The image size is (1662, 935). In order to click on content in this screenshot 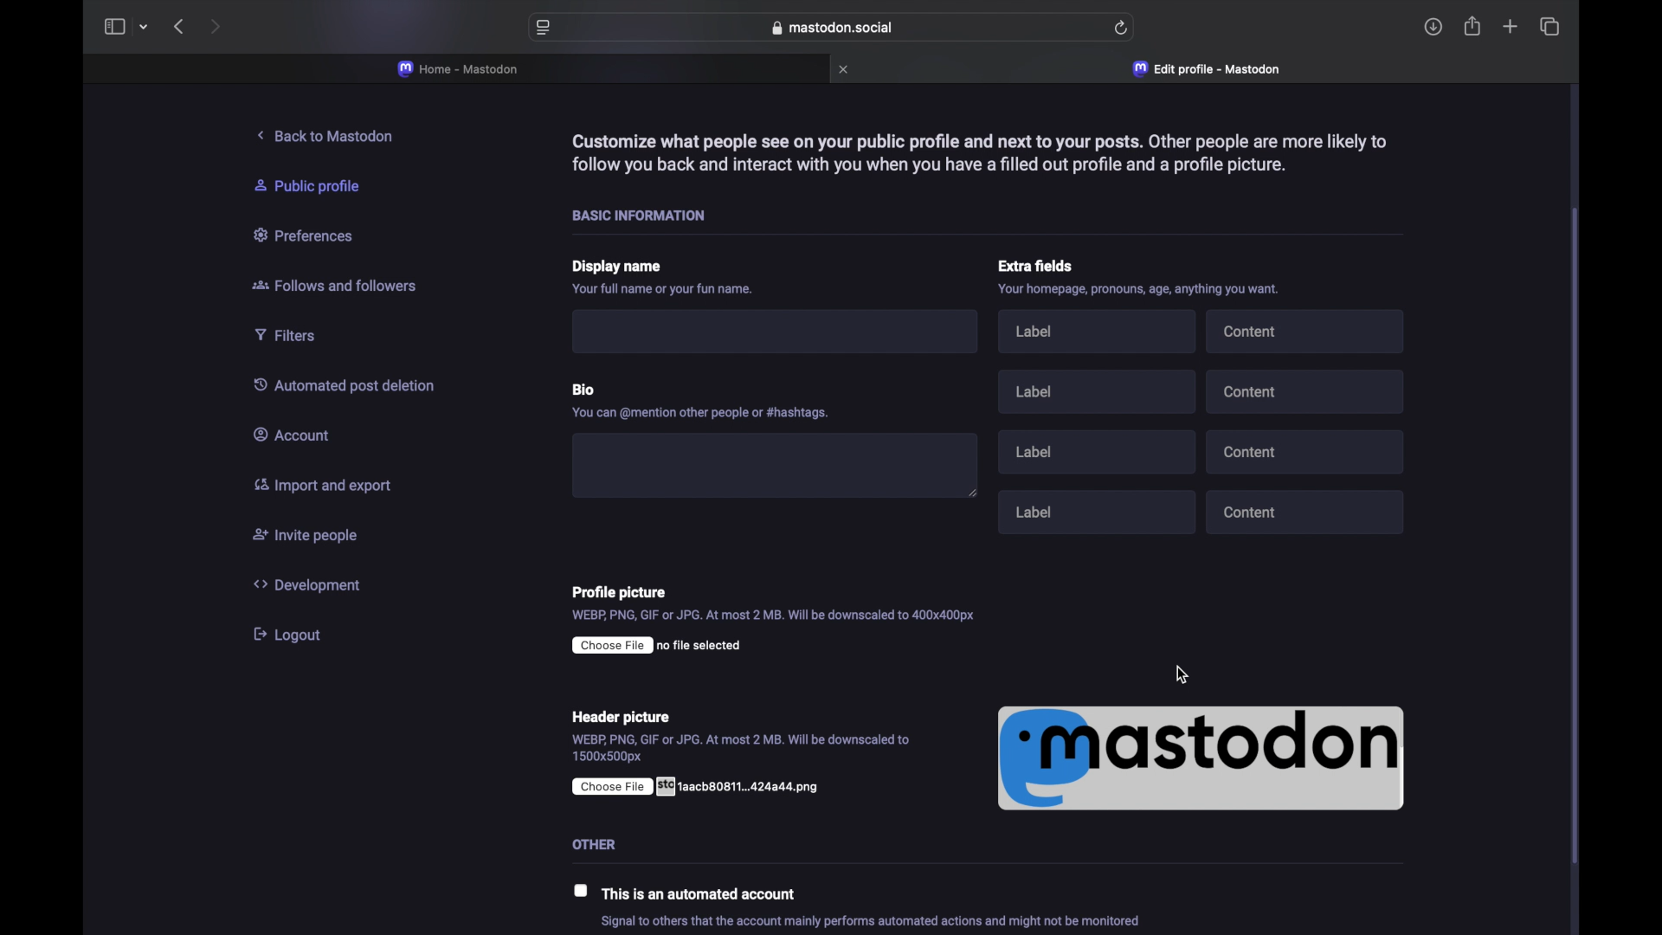, I will do `click(1307, 513)`.